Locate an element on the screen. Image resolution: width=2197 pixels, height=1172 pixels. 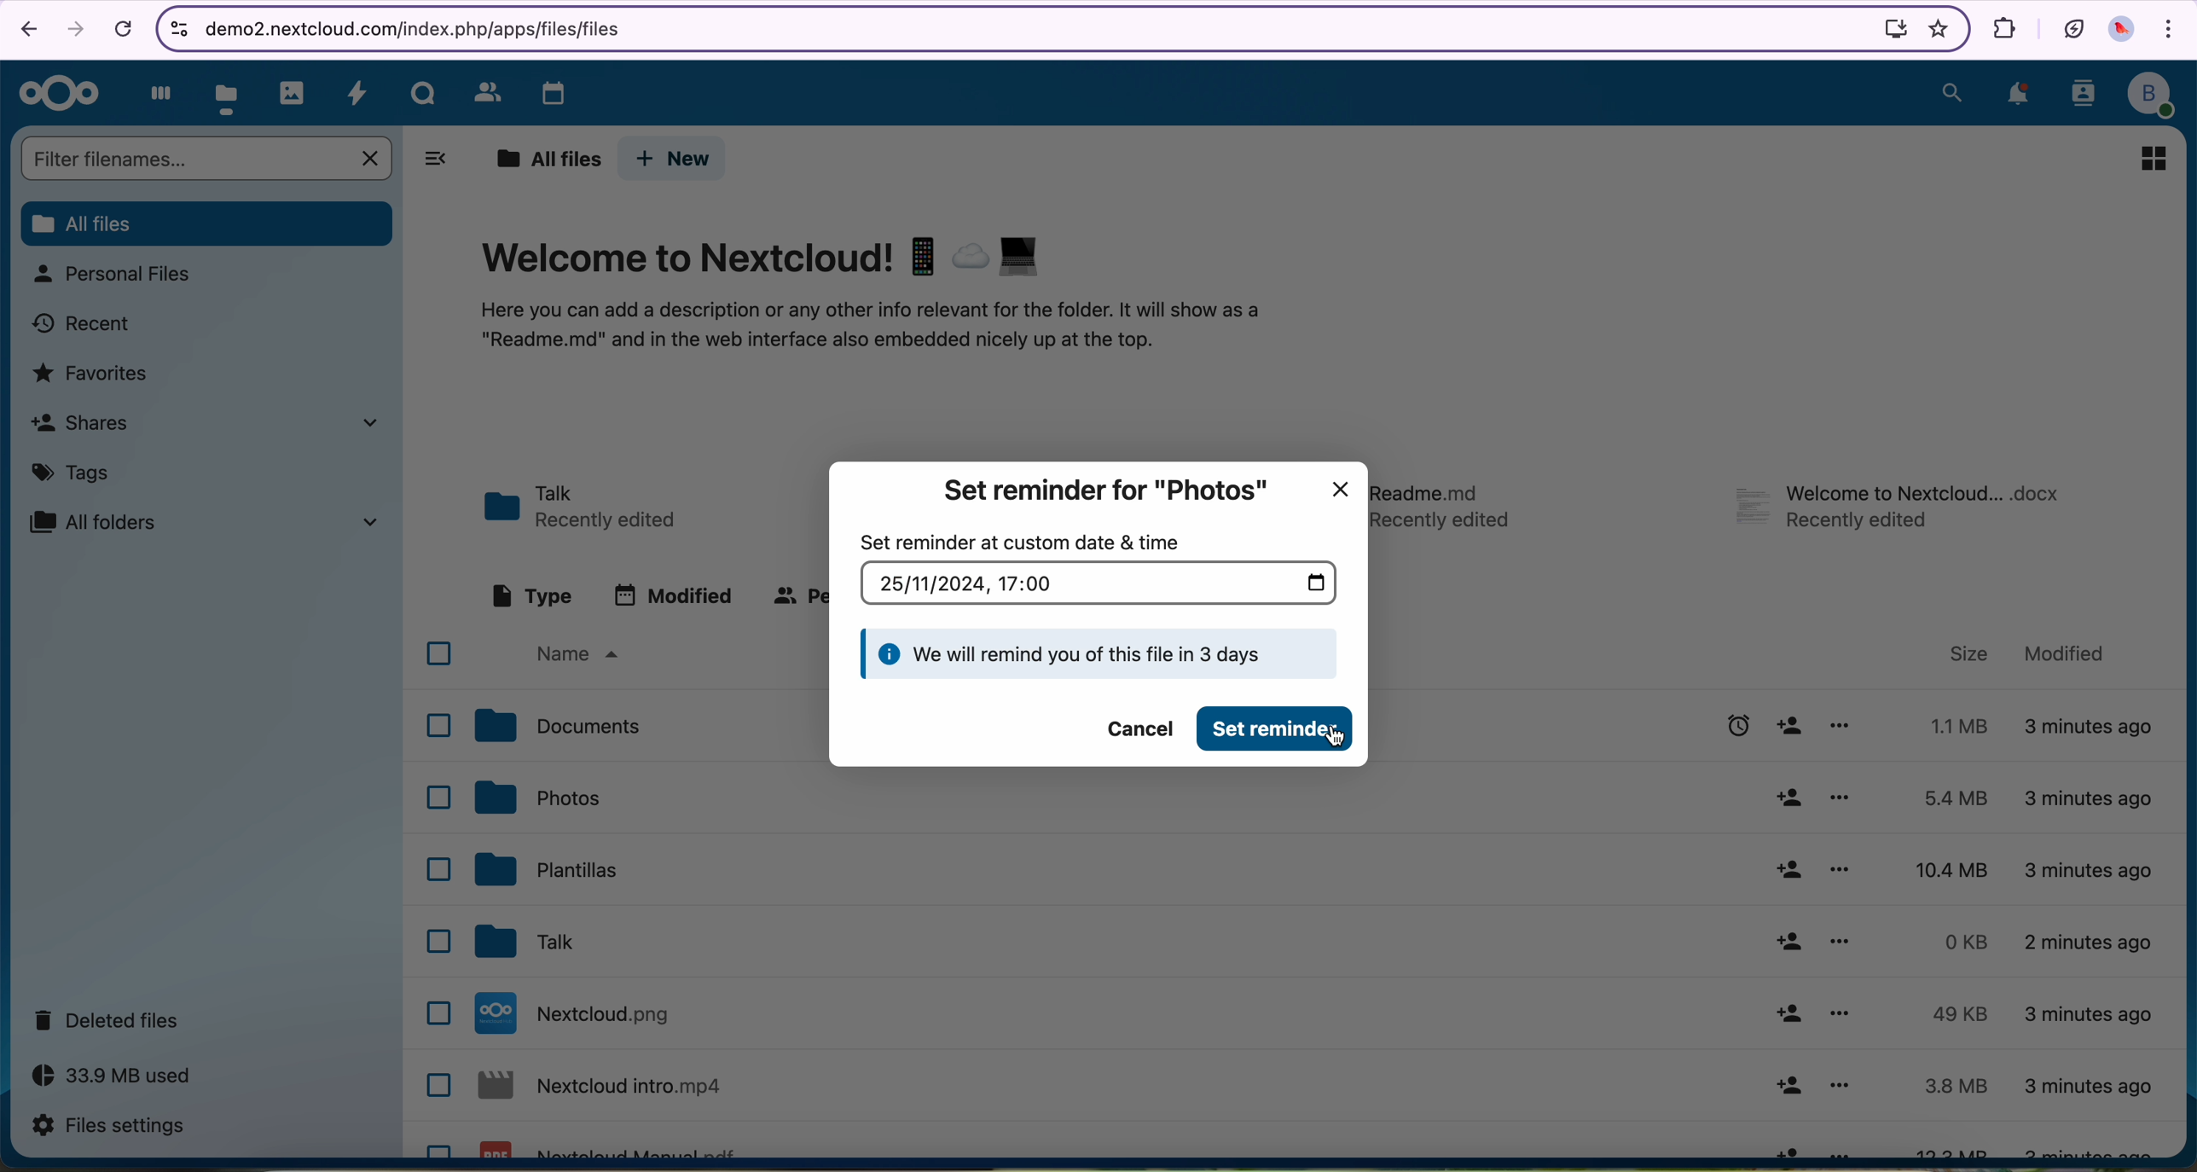
size is located at coordinates (1970, 654).